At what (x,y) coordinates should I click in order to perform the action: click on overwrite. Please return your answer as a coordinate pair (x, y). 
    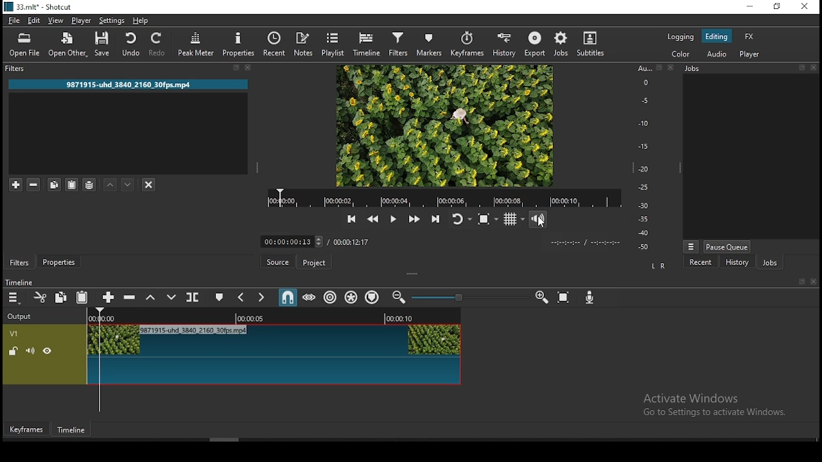
    Looking at the image, I should click on (171, 298).